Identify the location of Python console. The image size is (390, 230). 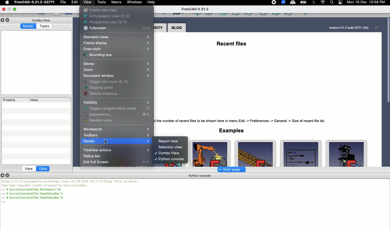
(170, 160).